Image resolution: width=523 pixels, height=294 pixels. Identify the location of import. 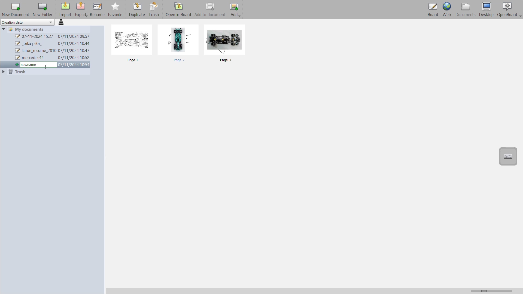
(65, 10).